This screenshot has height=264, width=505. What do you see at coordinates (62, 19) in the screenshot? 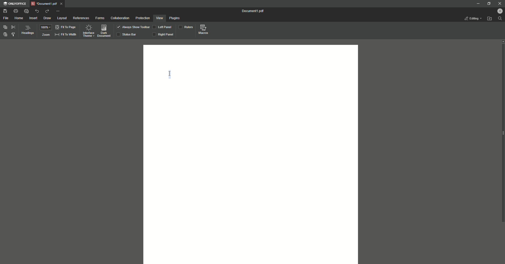
I see `layout` at bounding box center [62, 19].